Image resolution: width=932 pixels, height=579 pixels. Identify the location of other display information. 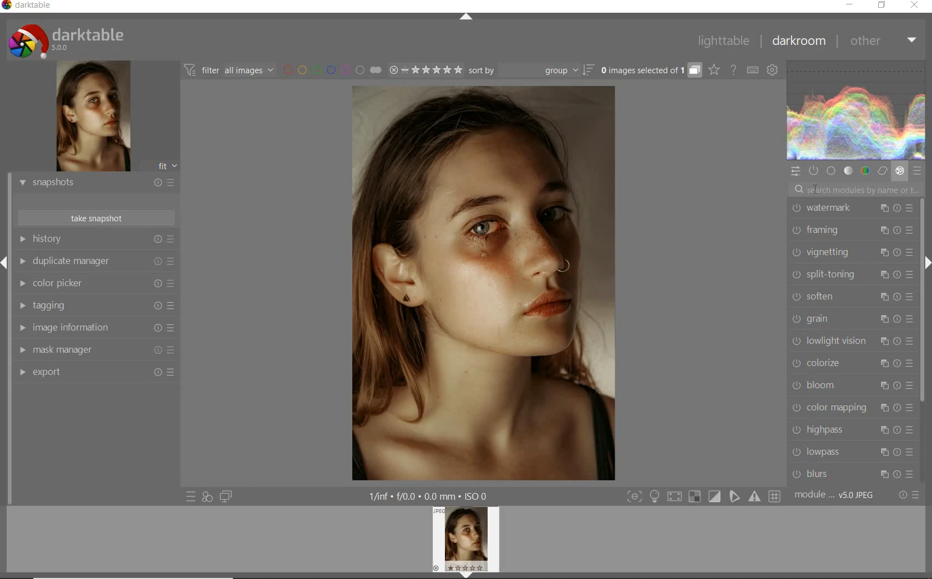
(430, 496).